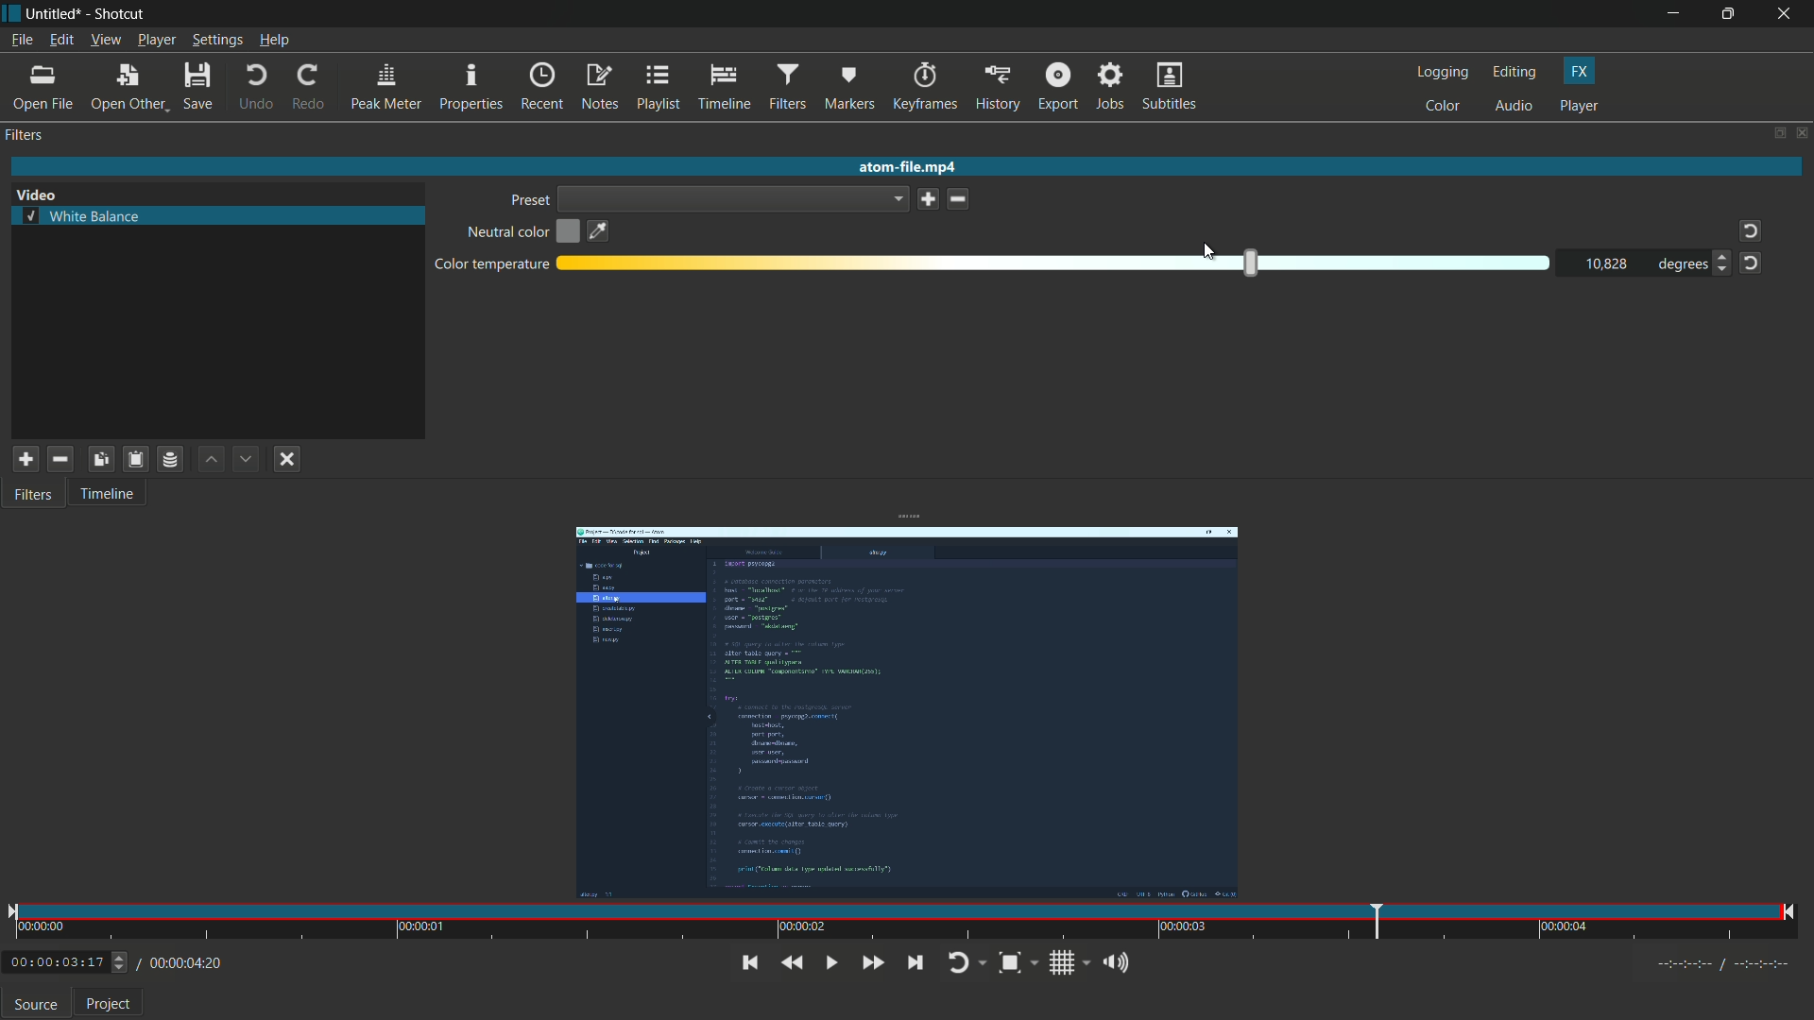 Image resolution: width=1814 pixels, height=1020 pixels. I want to click on shotcut, so click(121, 14).